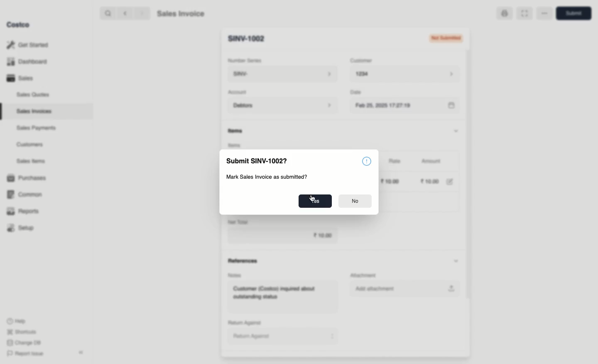 This screenshot has height=364, width=598. Describe the element at coordinates (182, 14) in the screenshot. I see `Sales Invoice` at that location.